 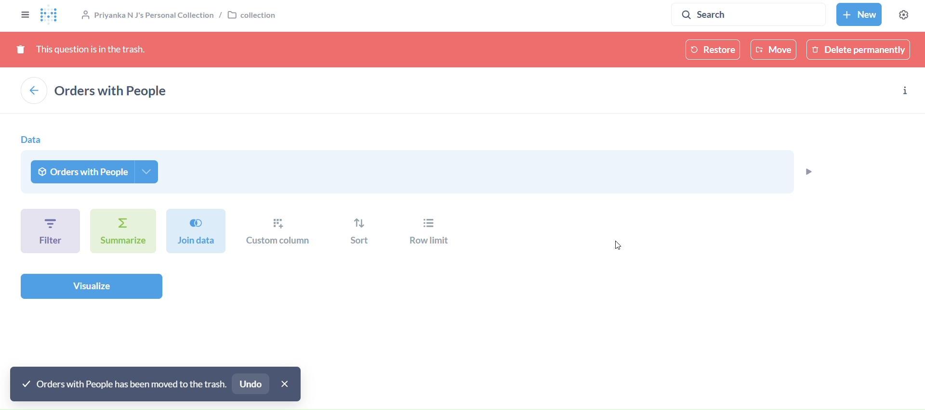 What do you see at coordinates (79, 50) in the screenshot?
I see `this question is in thetrash` at bounding box center [79, 50].